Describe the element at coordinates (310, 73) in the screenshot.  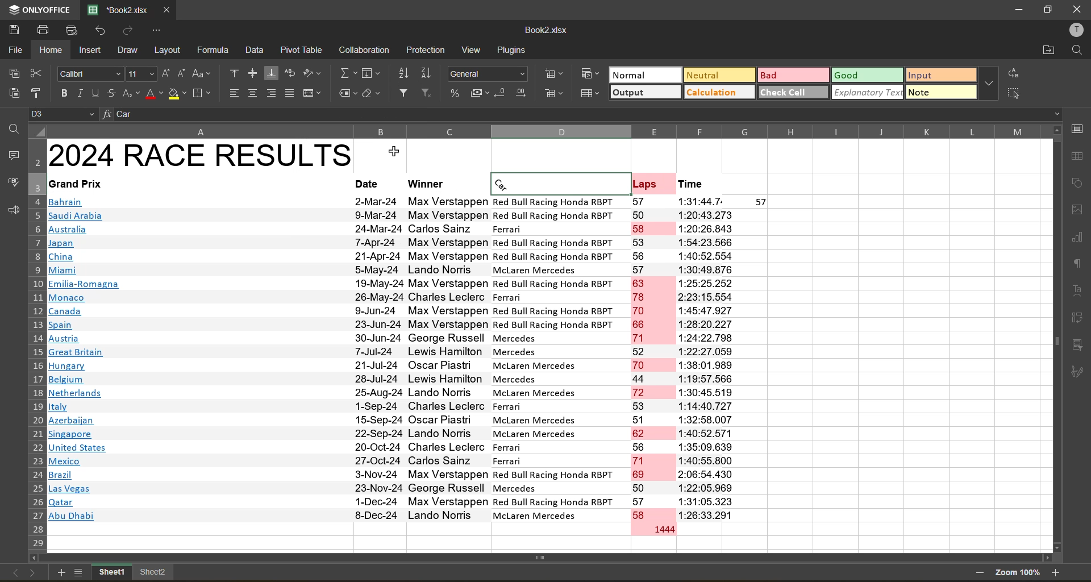
I see `orientation` at that location.